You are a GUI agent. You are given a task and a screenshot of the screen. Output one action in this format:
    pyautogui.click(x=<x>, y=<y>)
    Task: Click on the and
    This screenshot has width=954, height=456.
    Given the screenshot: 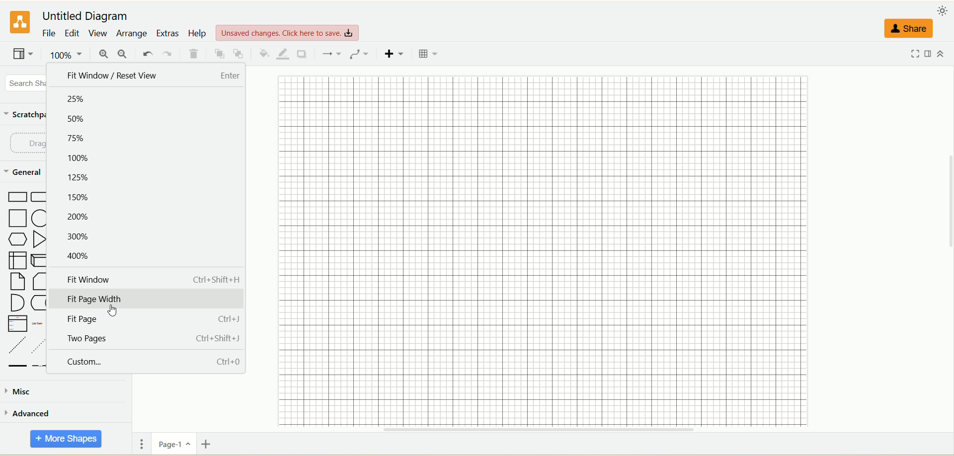 What is the action you would take?
    pyautogui.click(x=17, y=302)
    